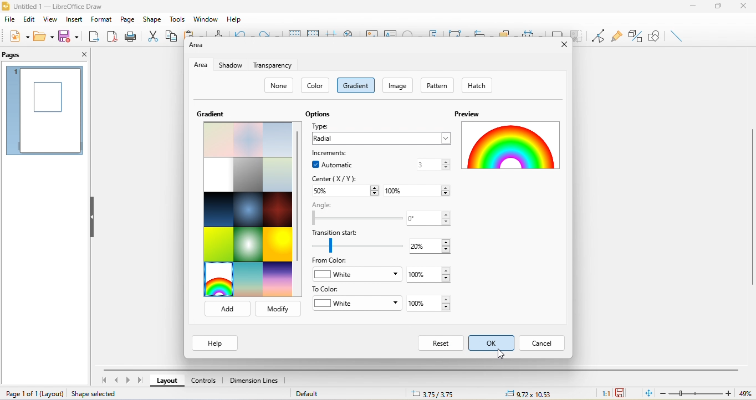 This screenshot has height=400, width=756. I want to click on vertical scroll bar, so click(751, 211).